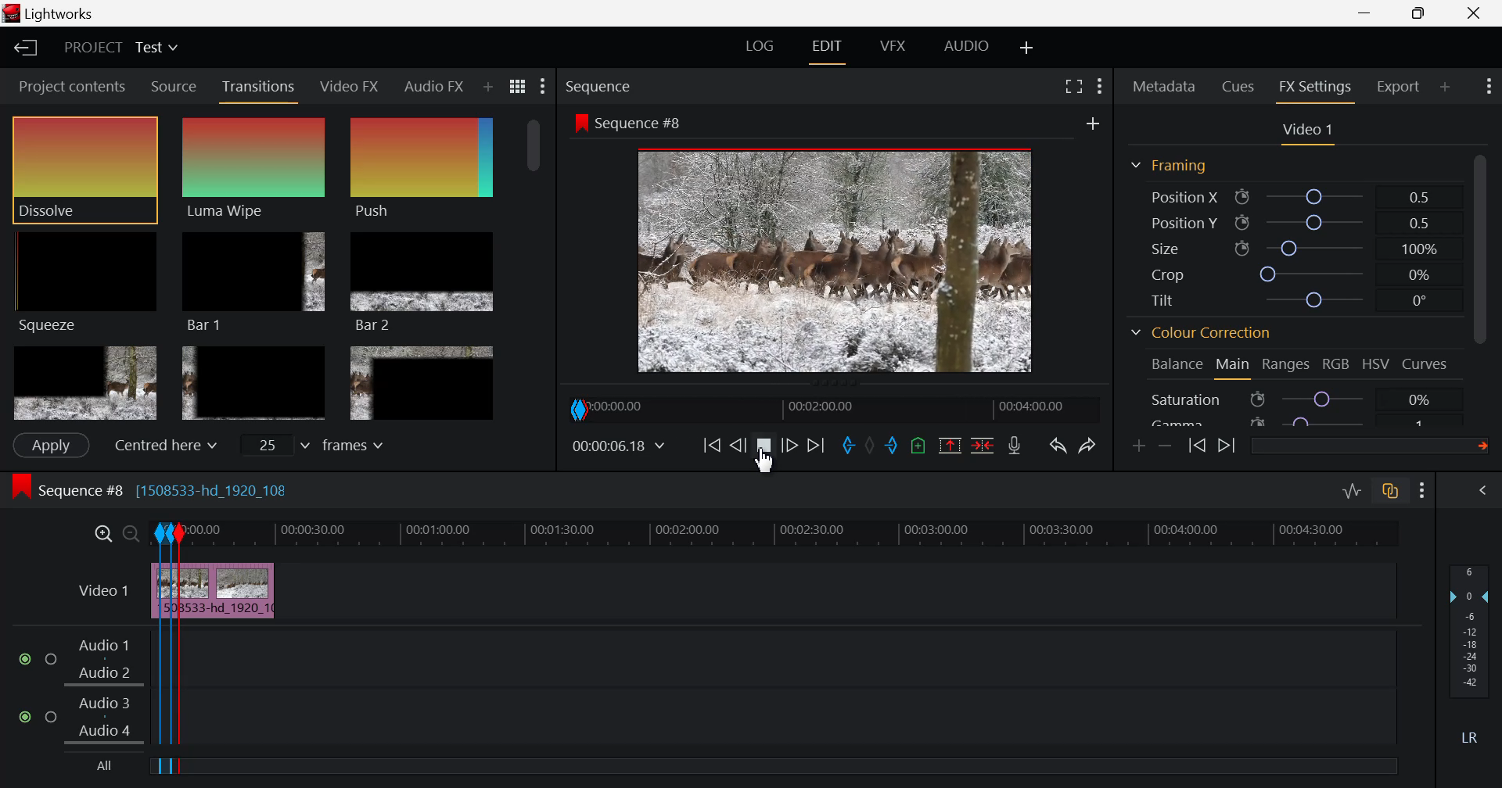  Describe the element at coordinates (84, 384) in the screenshot. I see `Box 4` at that location.